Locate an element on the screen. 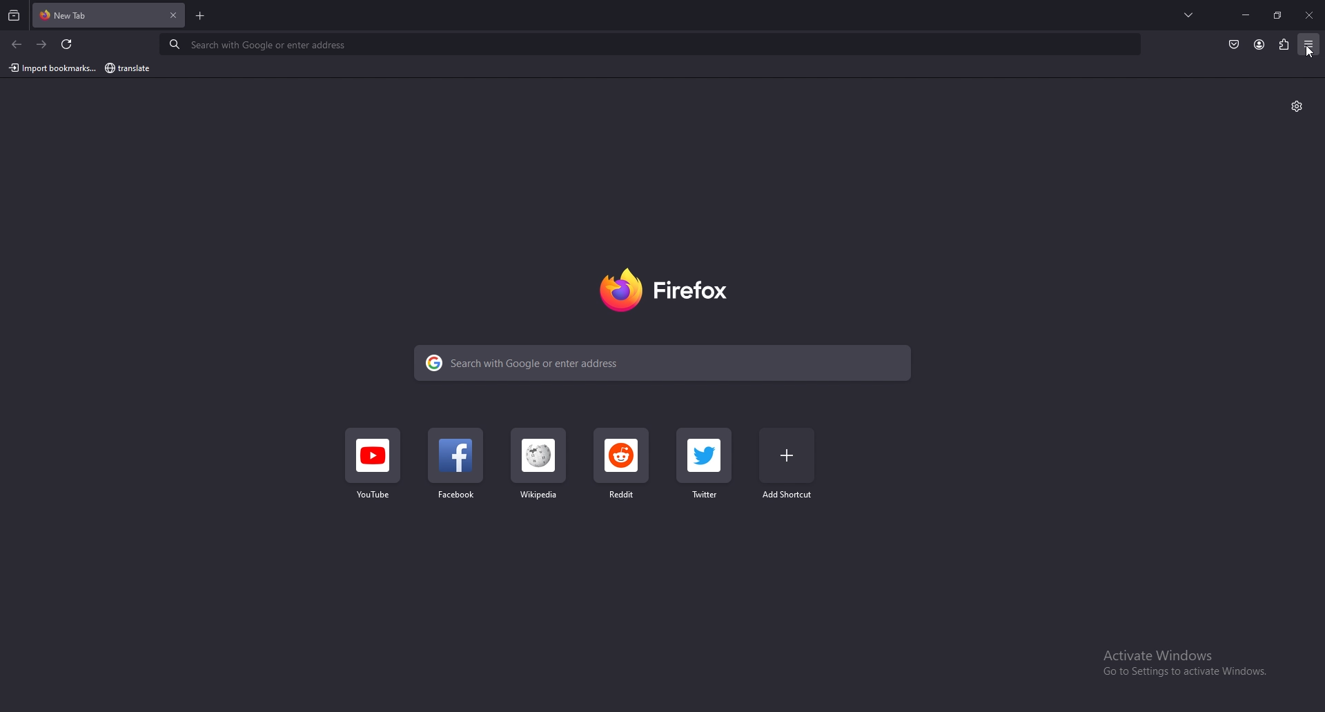 The width and height of the screenshot is (1325, 712). youtube is located at coordinates (373, 469).